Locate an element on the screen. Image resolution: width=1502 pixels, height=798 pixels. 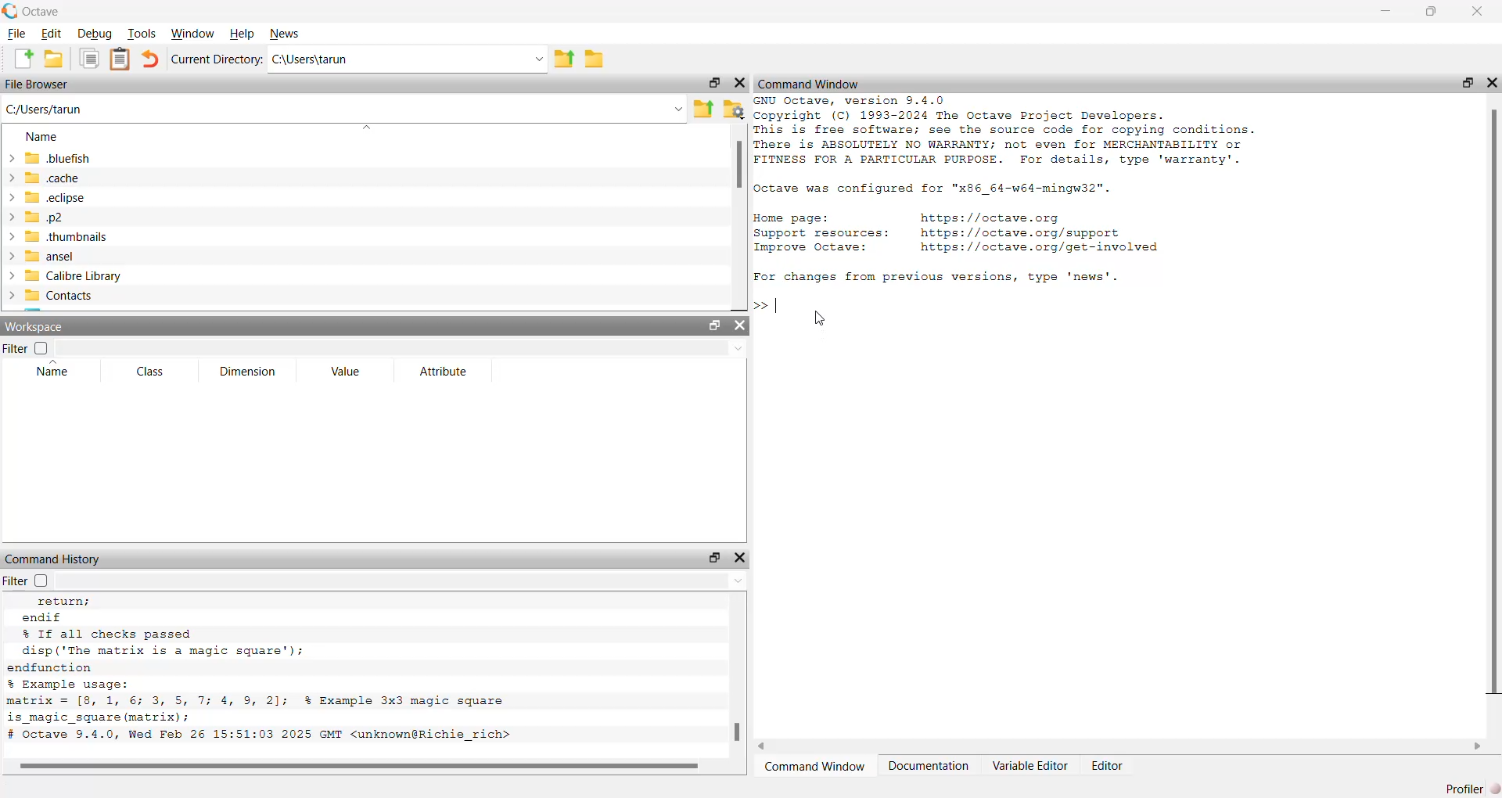
close is located at coordinates (1479, 11).